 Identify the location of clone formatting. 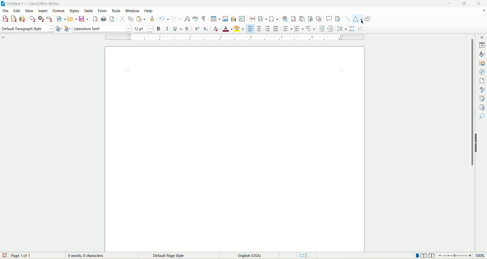
(152, 19).